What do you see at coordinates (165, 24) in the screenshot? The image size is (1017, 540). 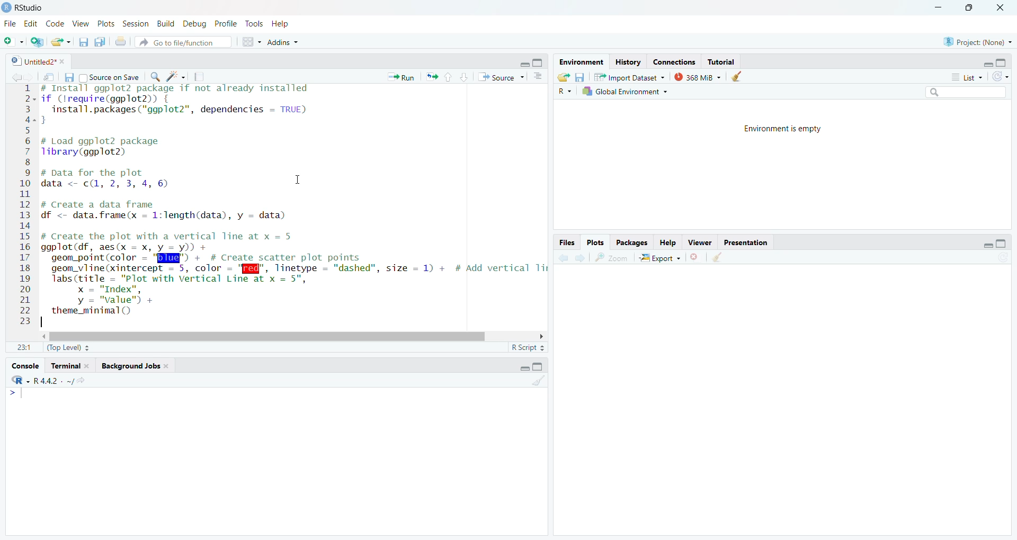 I see `n Build` at bounding box center [165, 24].